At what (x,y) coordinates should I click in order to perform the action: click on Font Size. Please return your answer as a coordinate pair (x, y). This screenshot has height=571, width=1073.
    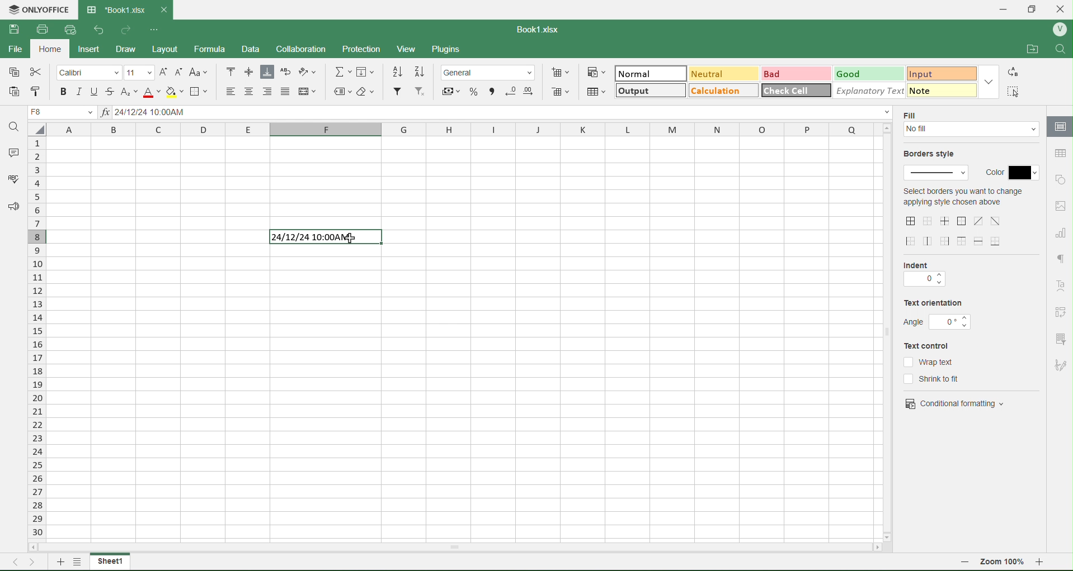
    Looking at the image, I should click on (139, 72).